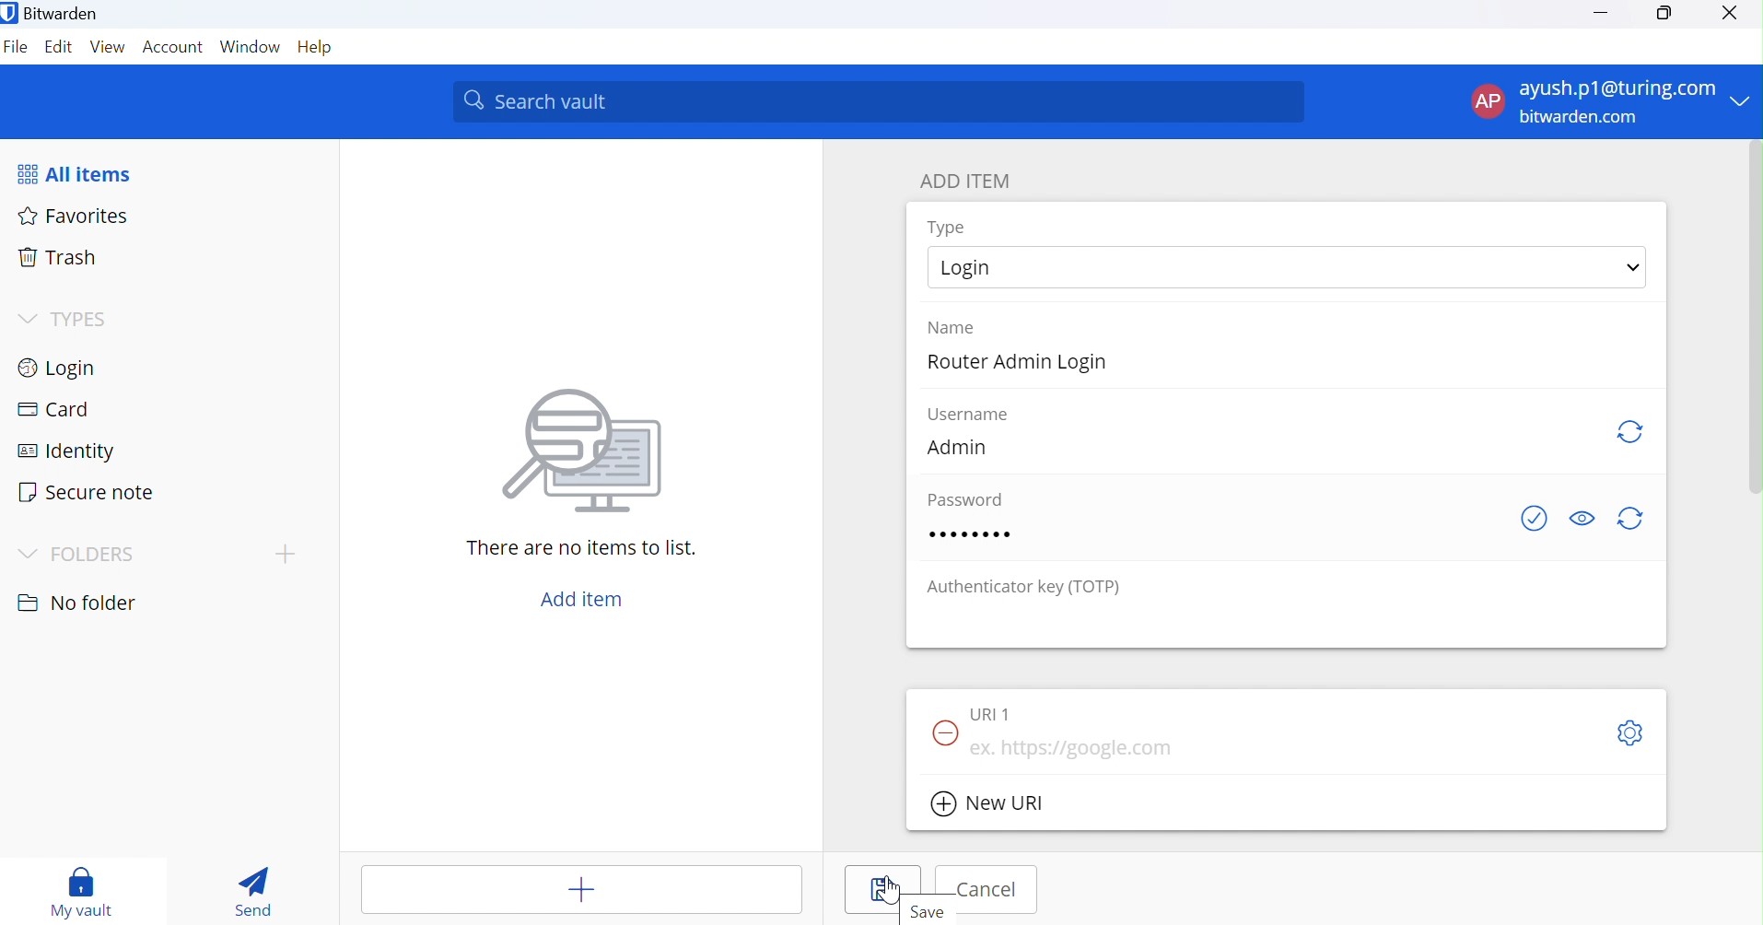 This screenshot has width=1763, height=925. I want to click on add topic, so click(286, 553).